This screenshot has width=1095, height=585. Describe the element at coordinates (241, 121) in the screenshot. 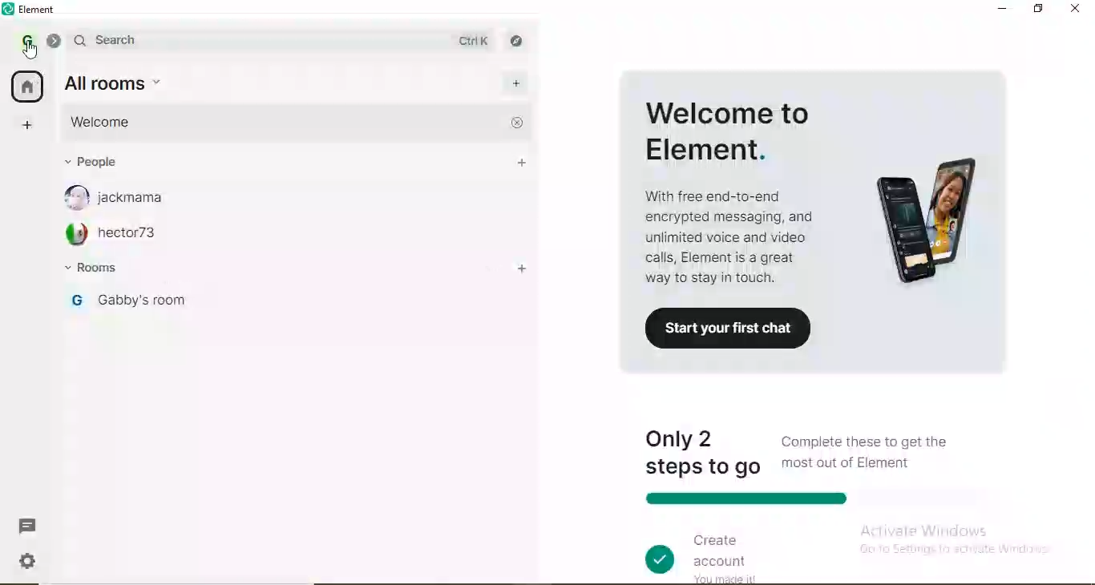

I see `welcome` at that location.